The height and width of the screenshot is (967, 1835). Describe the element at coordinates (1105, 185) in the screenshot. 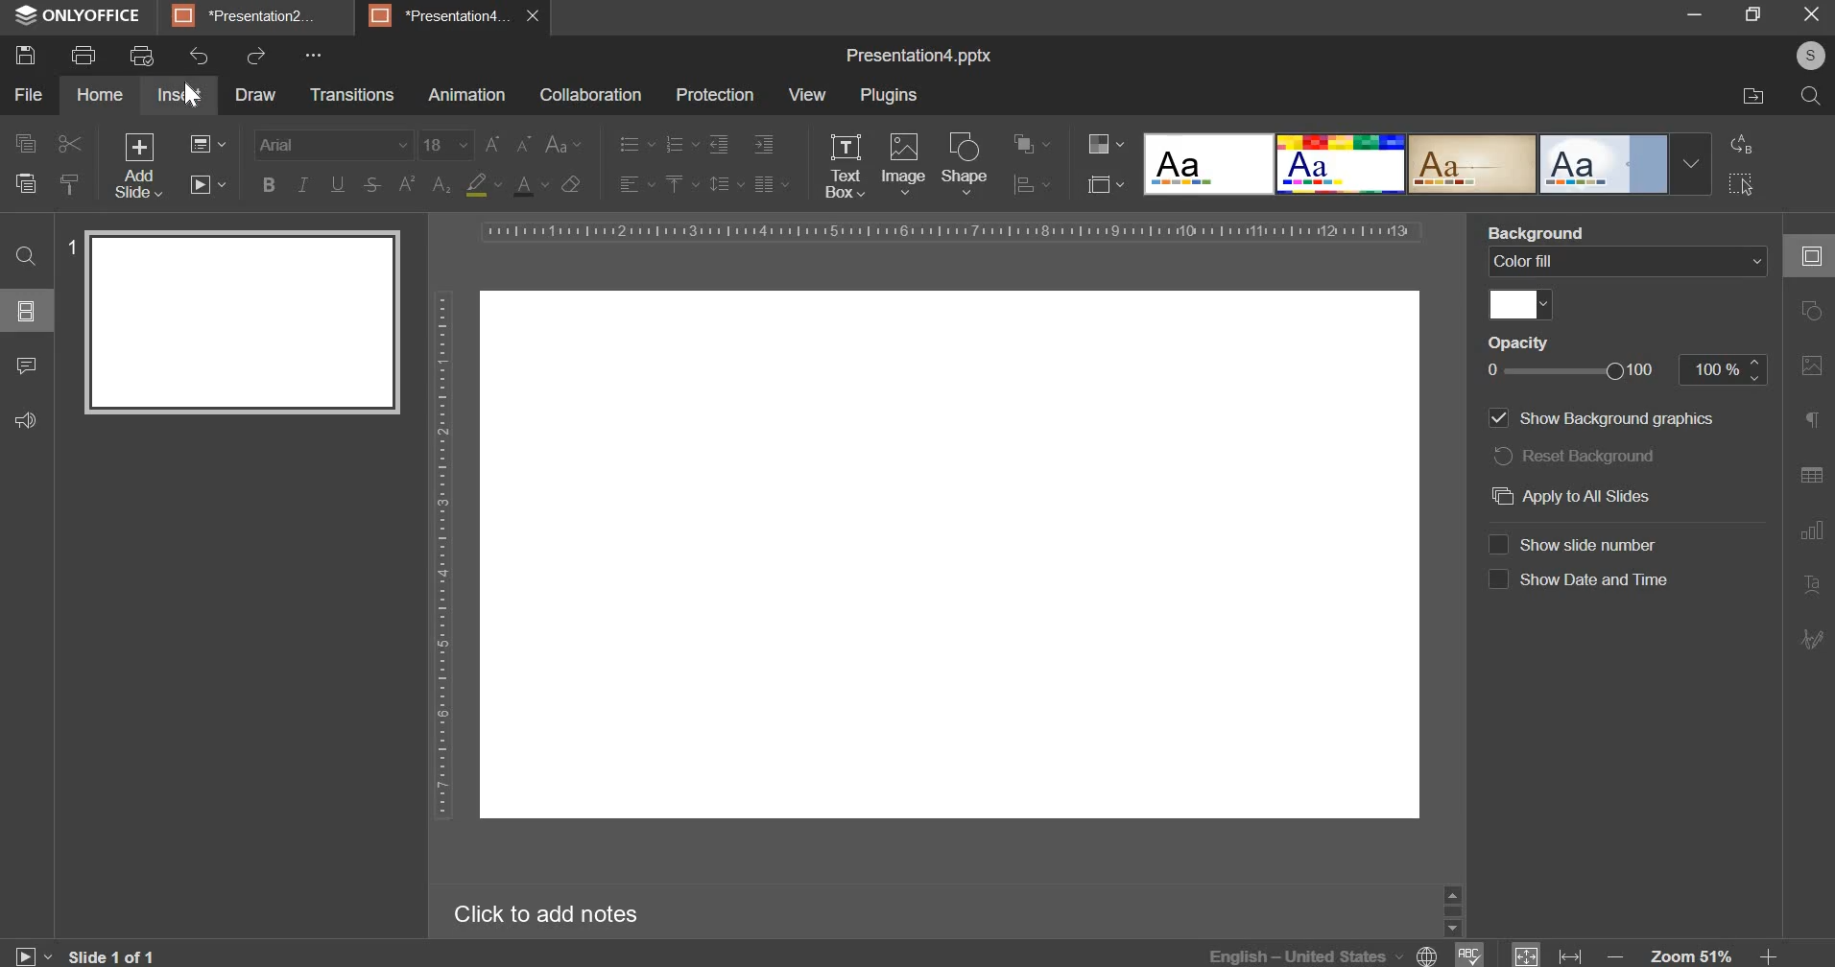

I see `select slide size` at that location.